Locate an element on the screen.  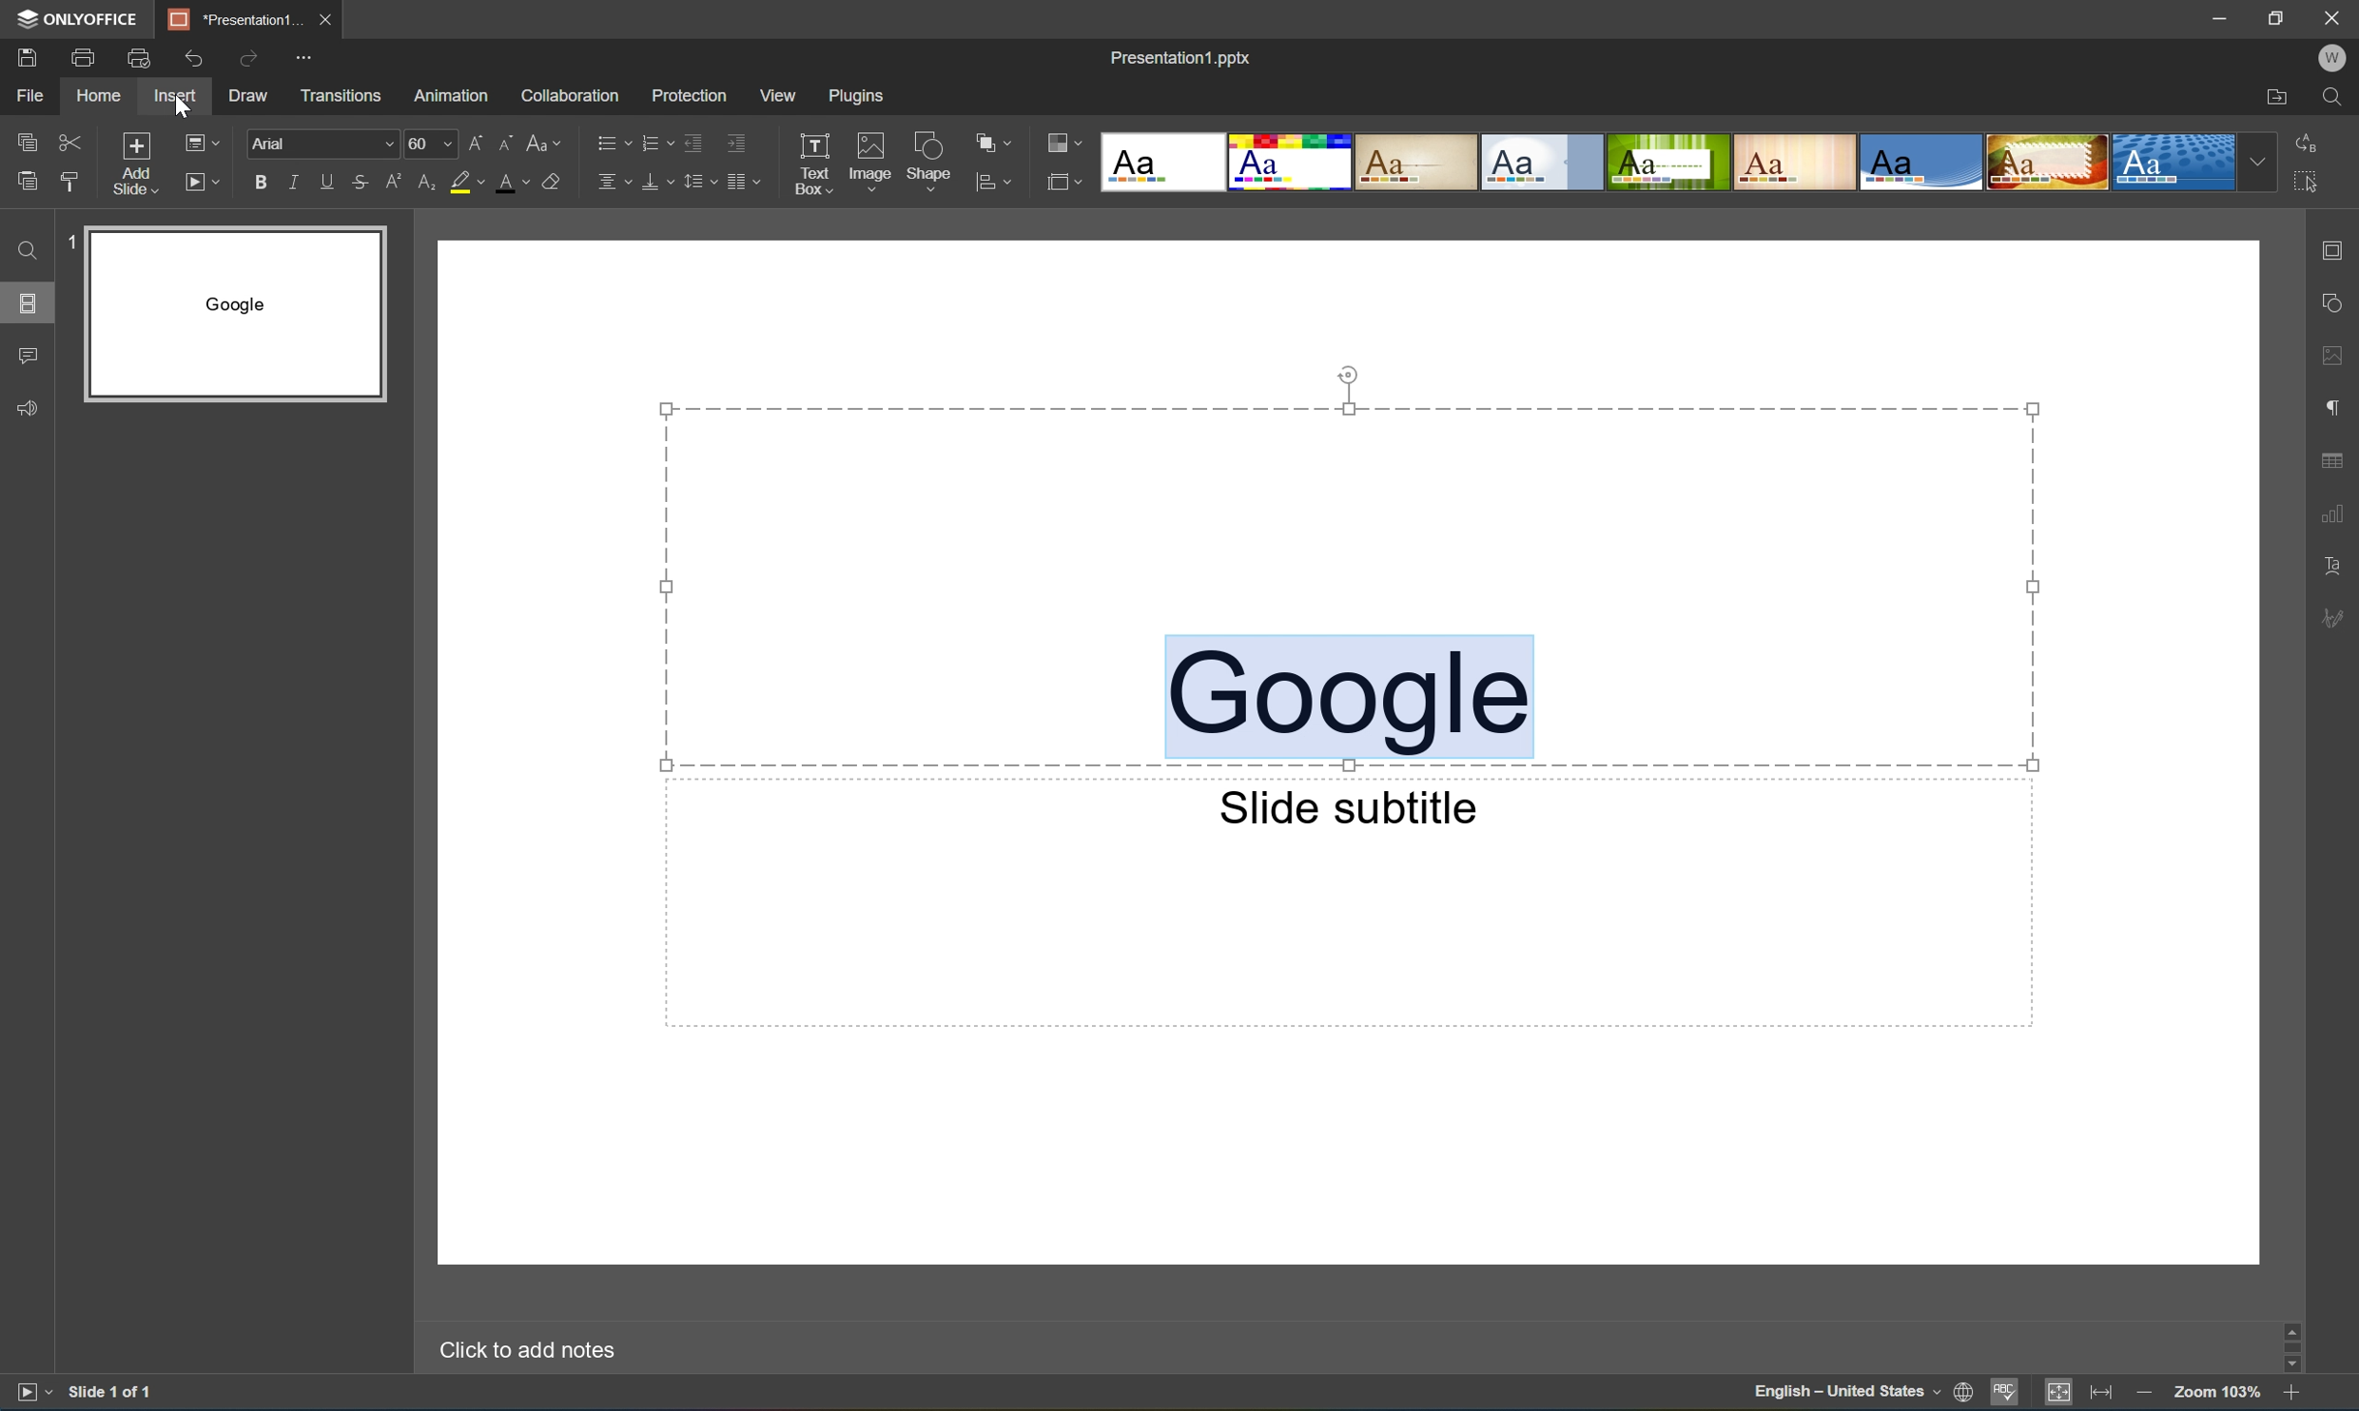
Fit to width is located at coordinates (2109, 1392).